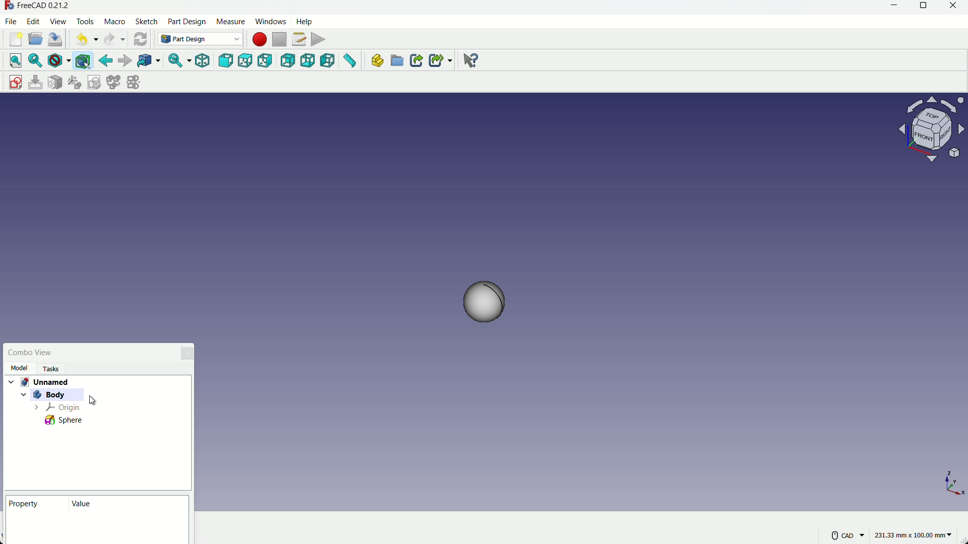 This screenshot has height=544, width=968. What do you see at coordinates (114, 22) in the screenshot?
I see `macros` at bounding box center [114, 22].